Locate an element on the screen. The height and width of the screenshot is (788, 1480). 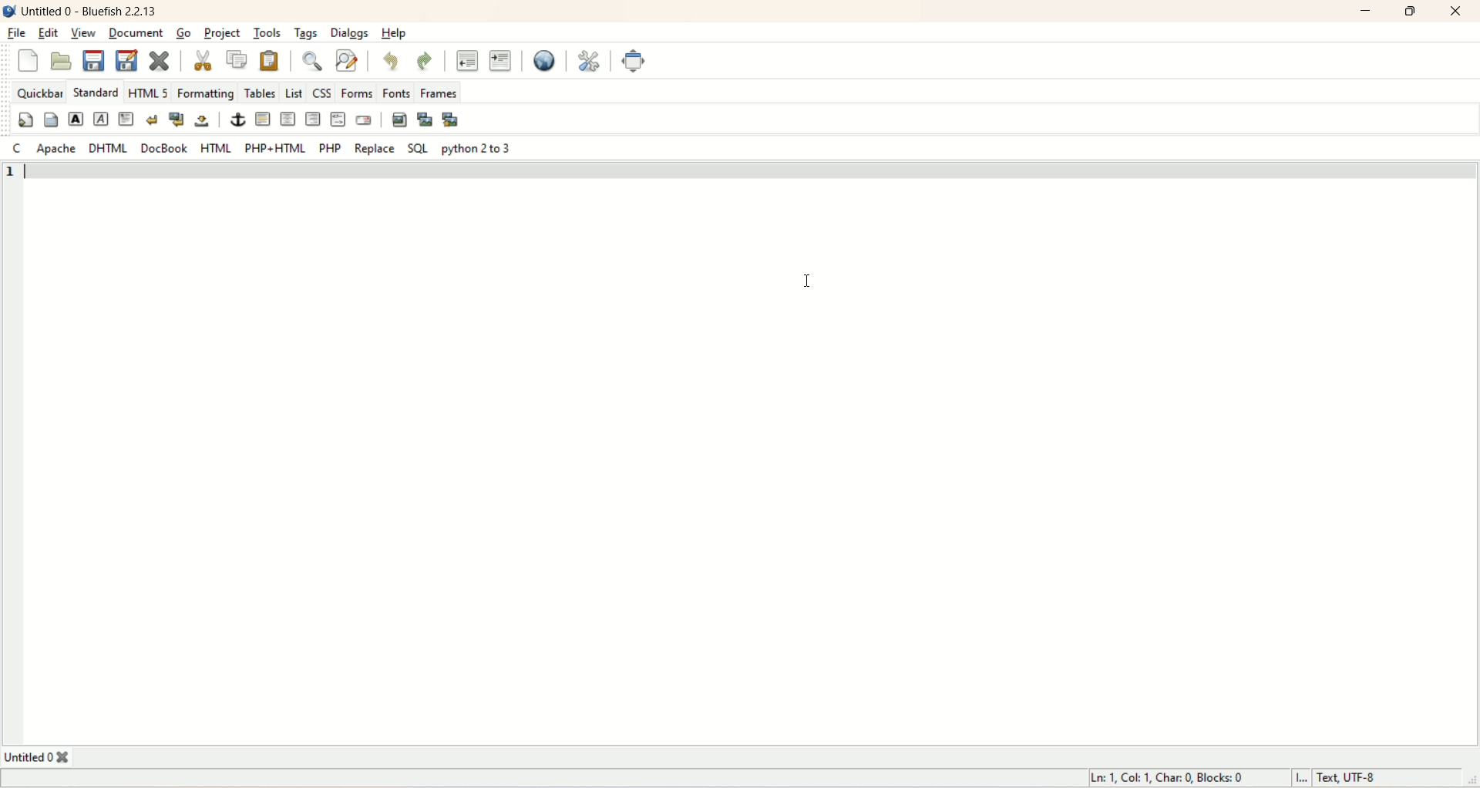
line number is located at coordinates (12, 173).